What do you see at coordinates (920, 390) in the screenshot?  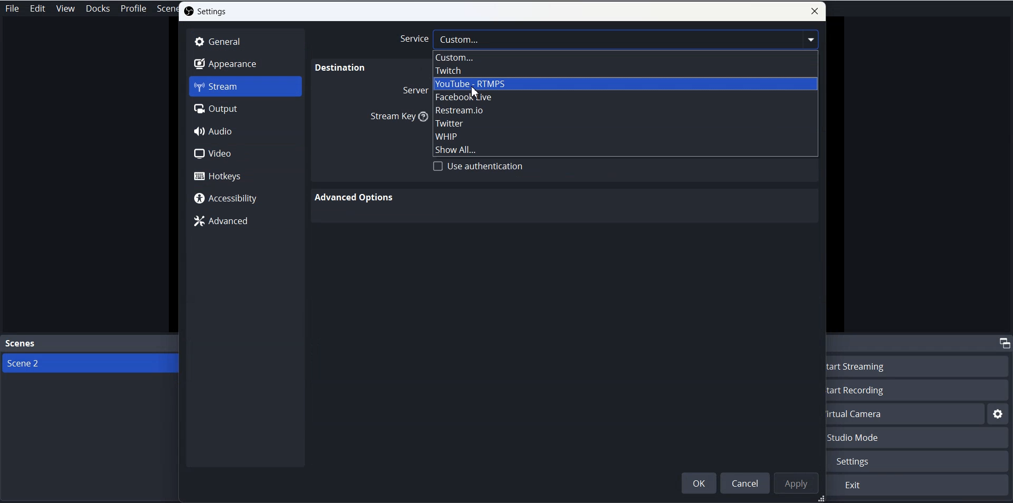 I see `Start Recording` at bounding box center [920, 390].